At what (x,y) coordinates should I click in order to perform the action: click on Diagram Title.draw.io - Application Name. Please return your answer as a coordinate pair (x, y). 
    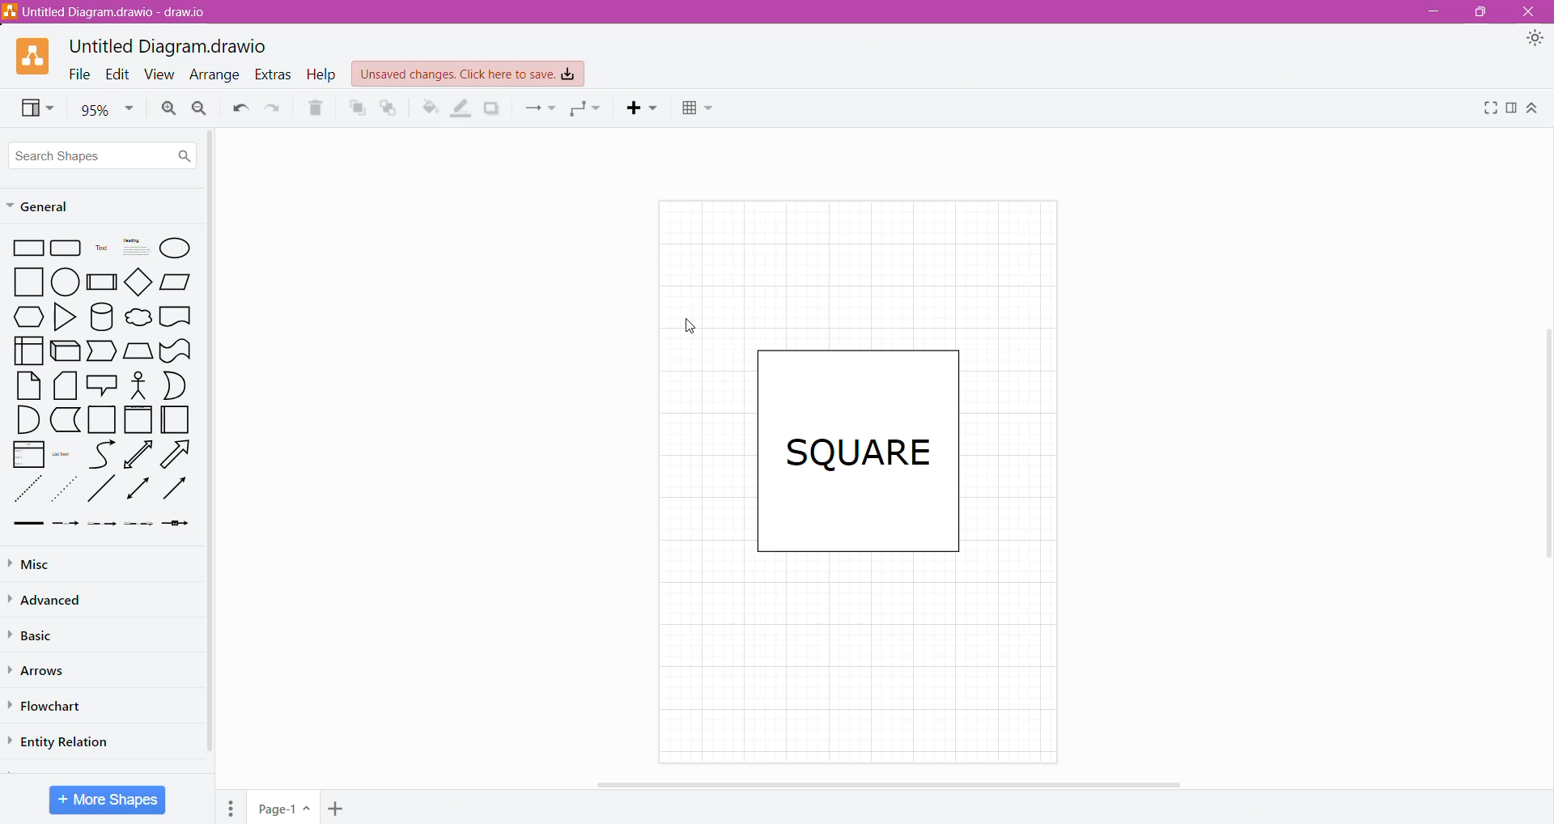
    Looking at the image, I should click on (112, 11).